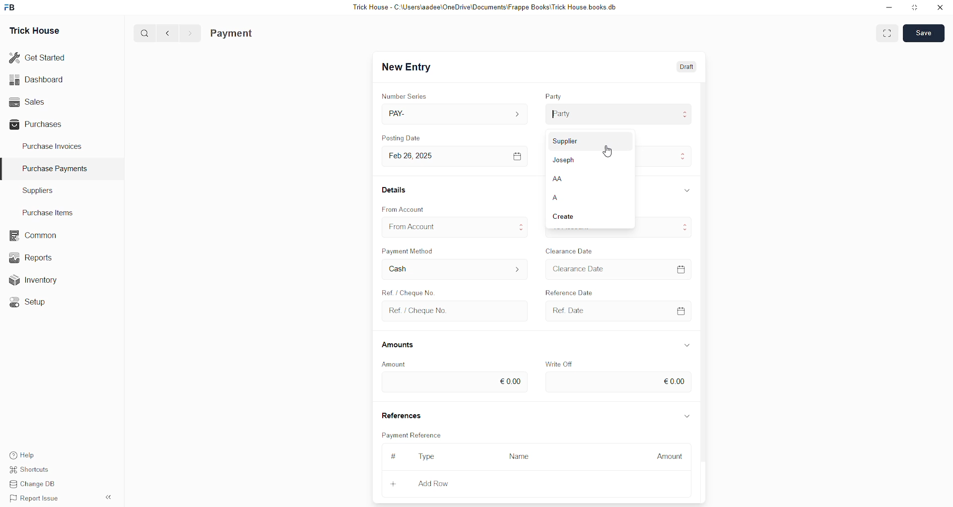 This screenshot has width=953, height=507. I want to click on From Account, so click(456, 227).